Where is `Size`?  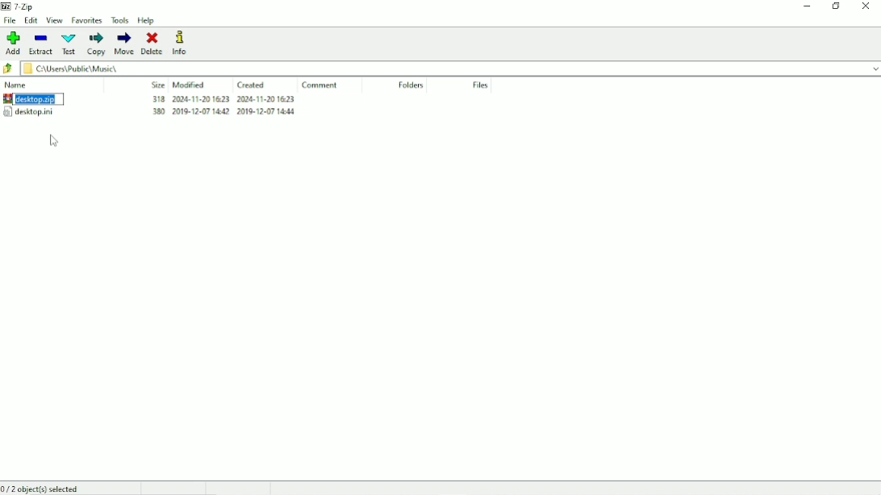 Size is located at coordinates (158, 85).